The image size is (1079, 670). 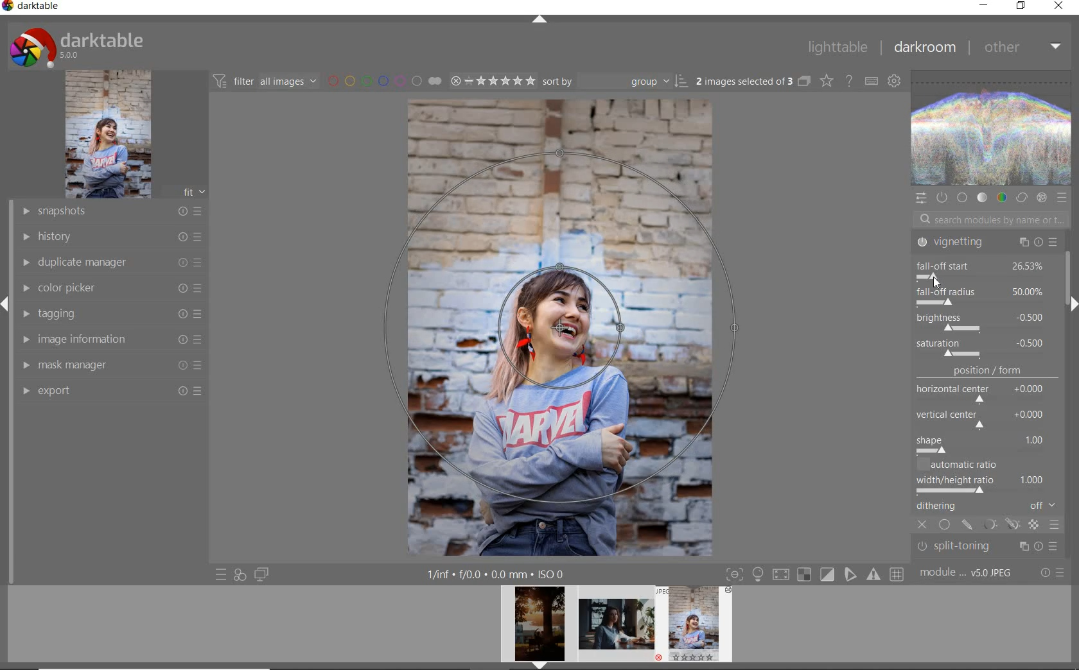 I want to click on expand/collapse, so click(x=1071, y=304).